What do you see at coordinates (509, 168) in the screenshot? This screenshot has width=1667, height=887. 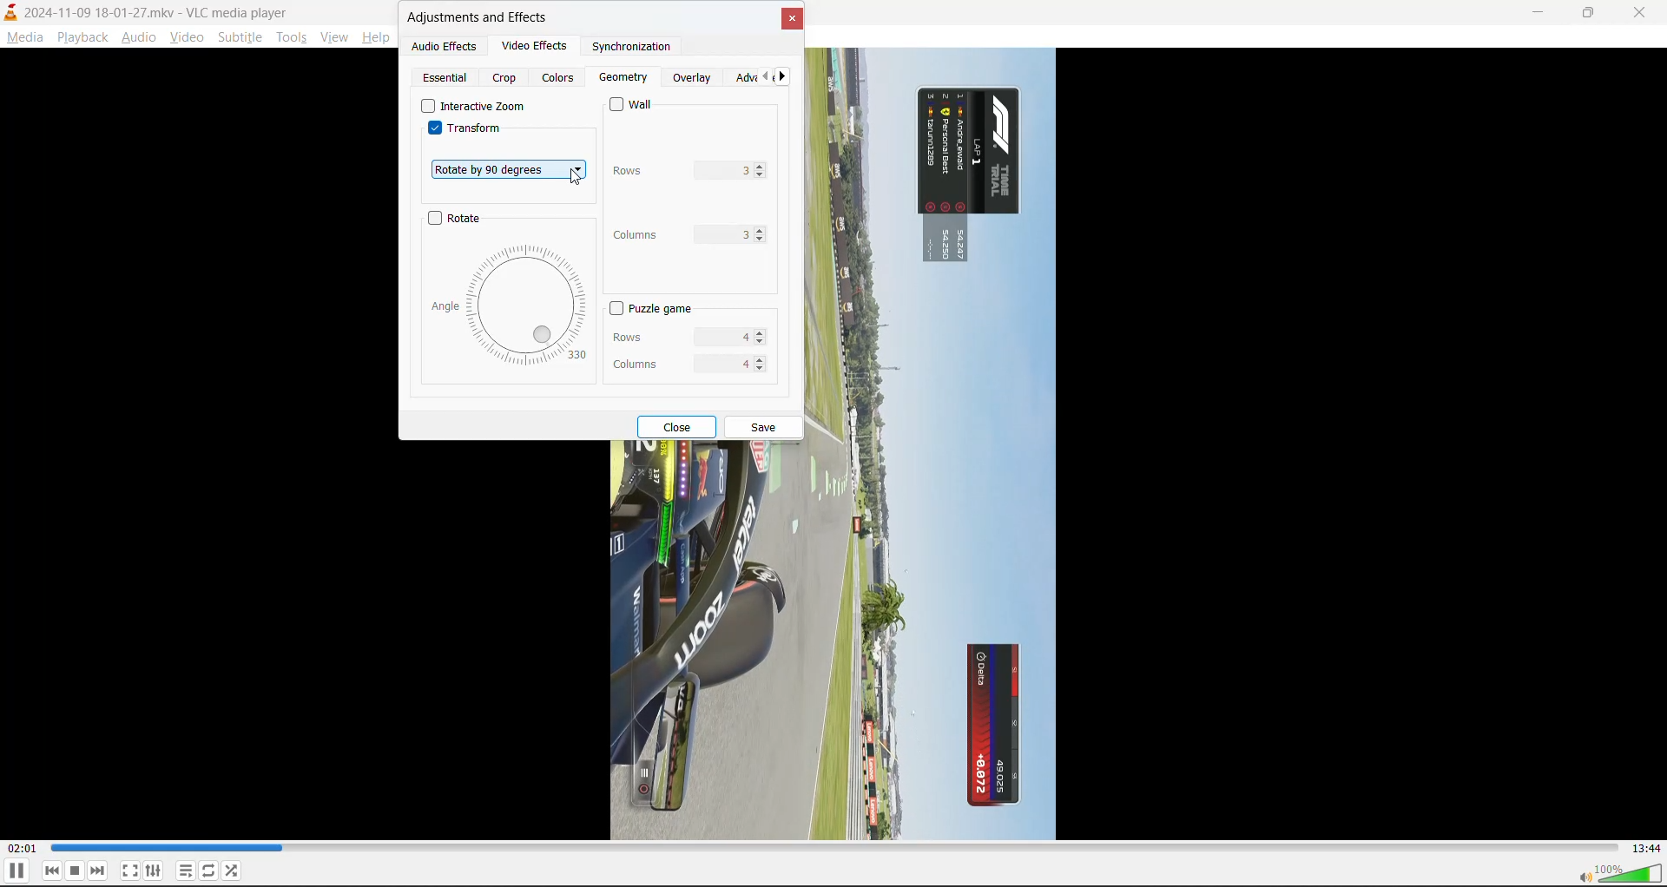 I see `rotate by 90 degrees` at bounding box center [509, 168].